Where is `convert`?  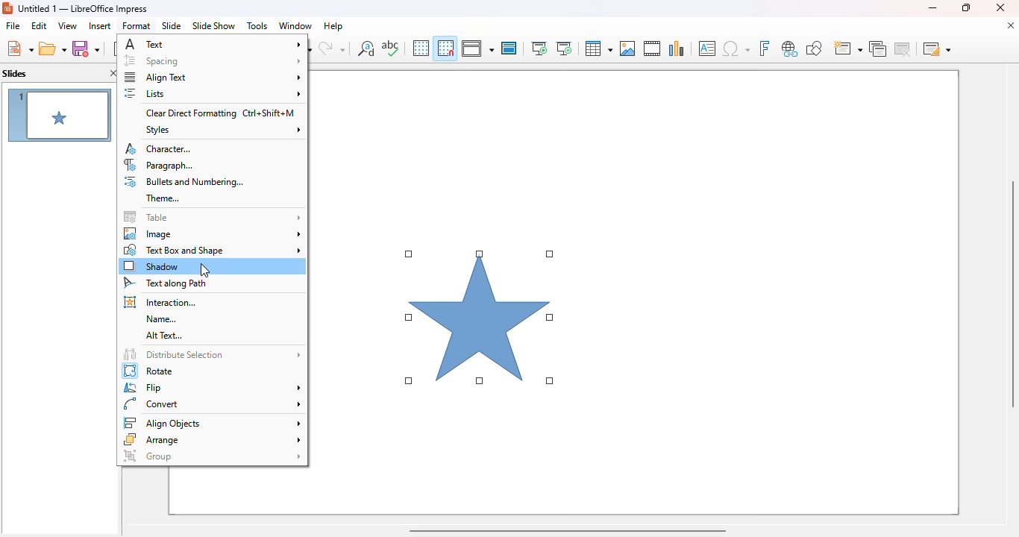 convert is located at coordinates (213, 405).